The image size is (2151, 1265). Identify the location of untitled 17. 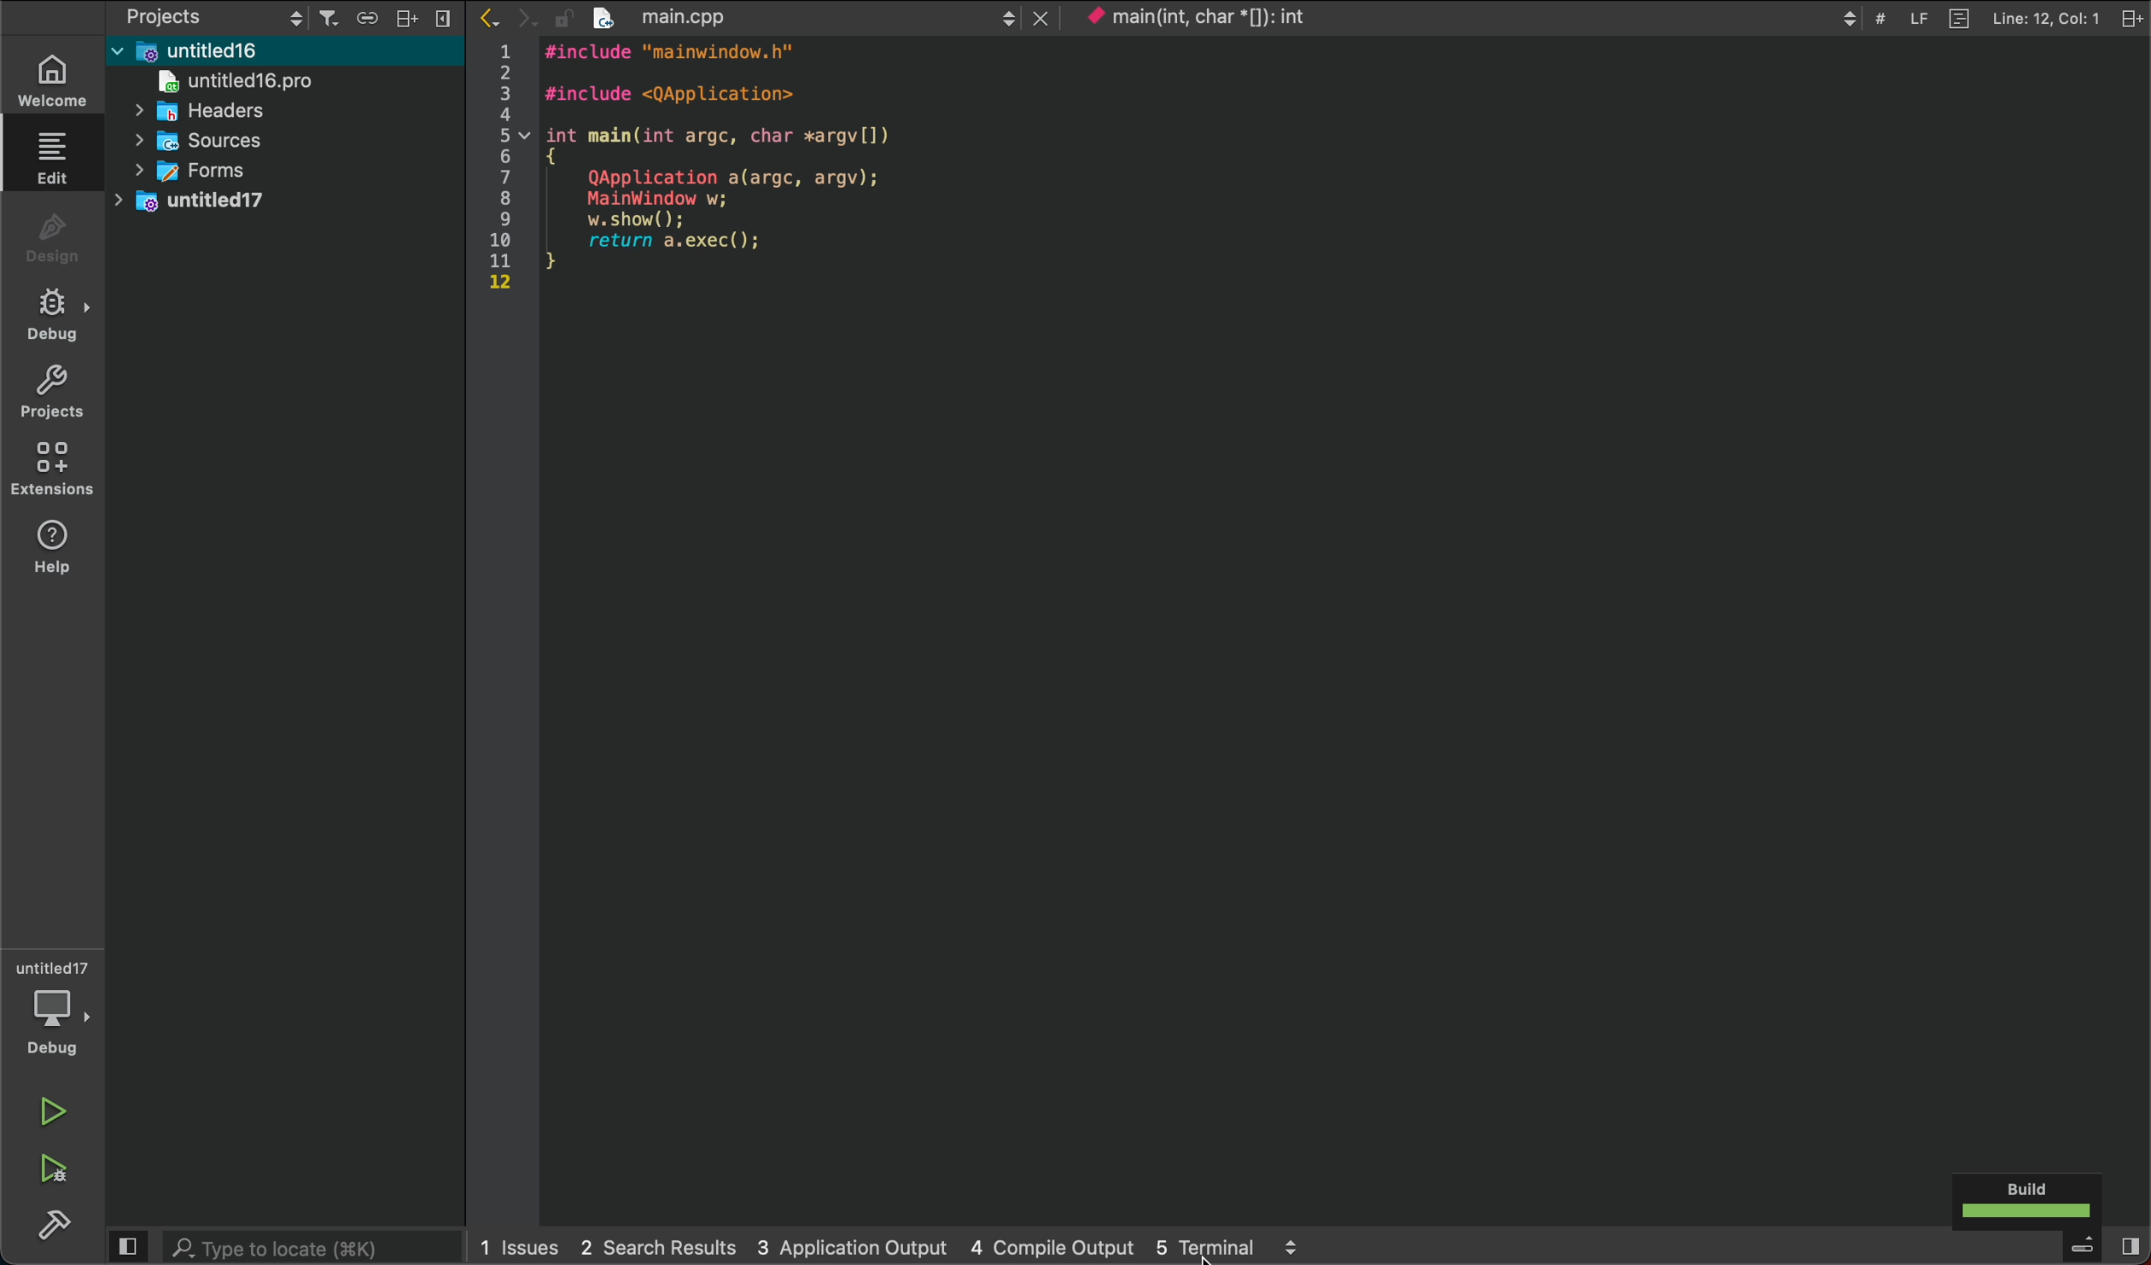
(226, 202).